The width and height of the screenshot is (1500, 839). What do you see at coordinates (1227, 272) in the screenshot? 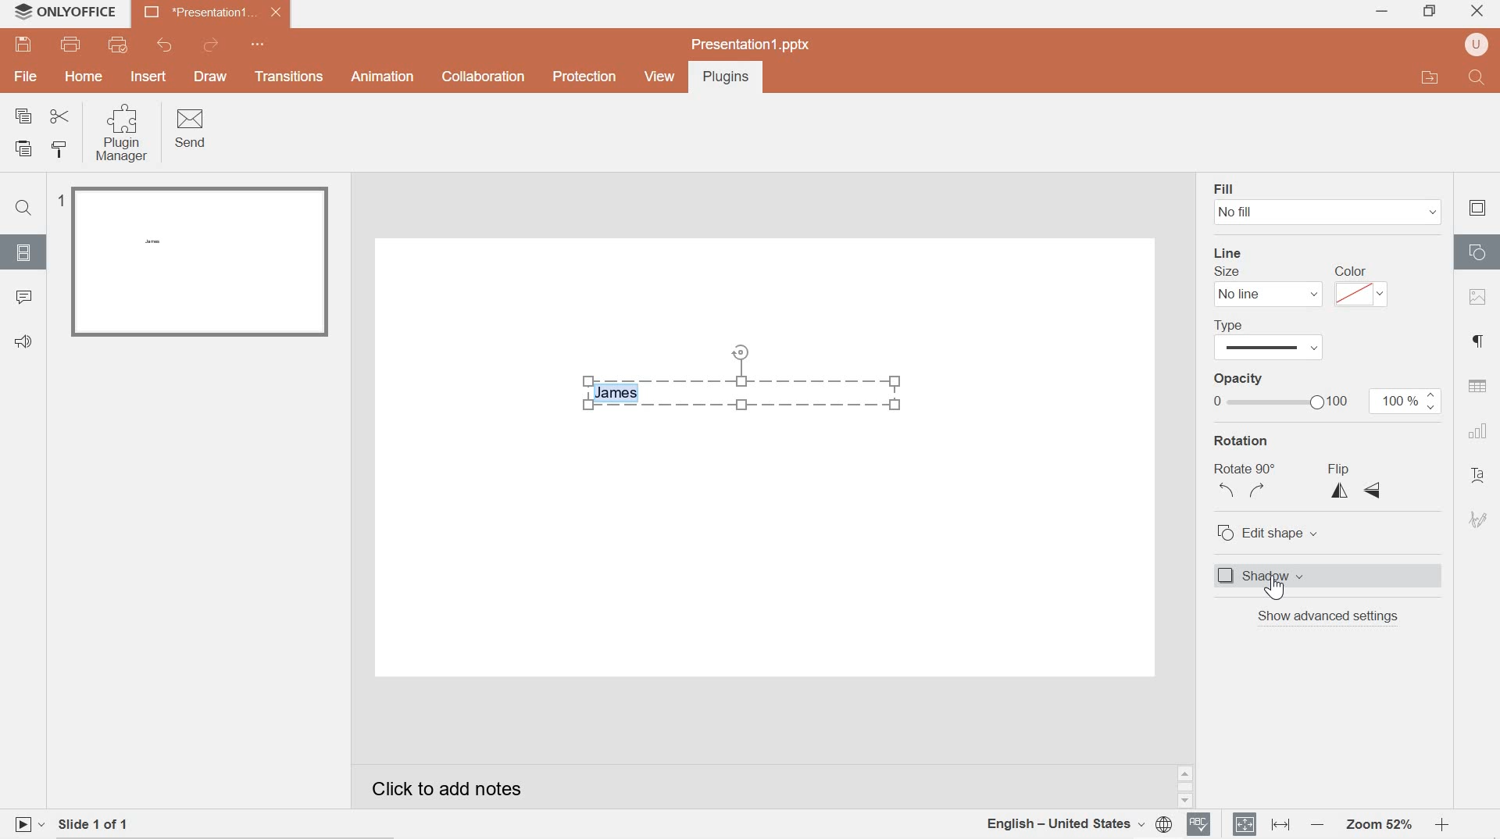
I see `Size` at bounding box center [1227, 272].